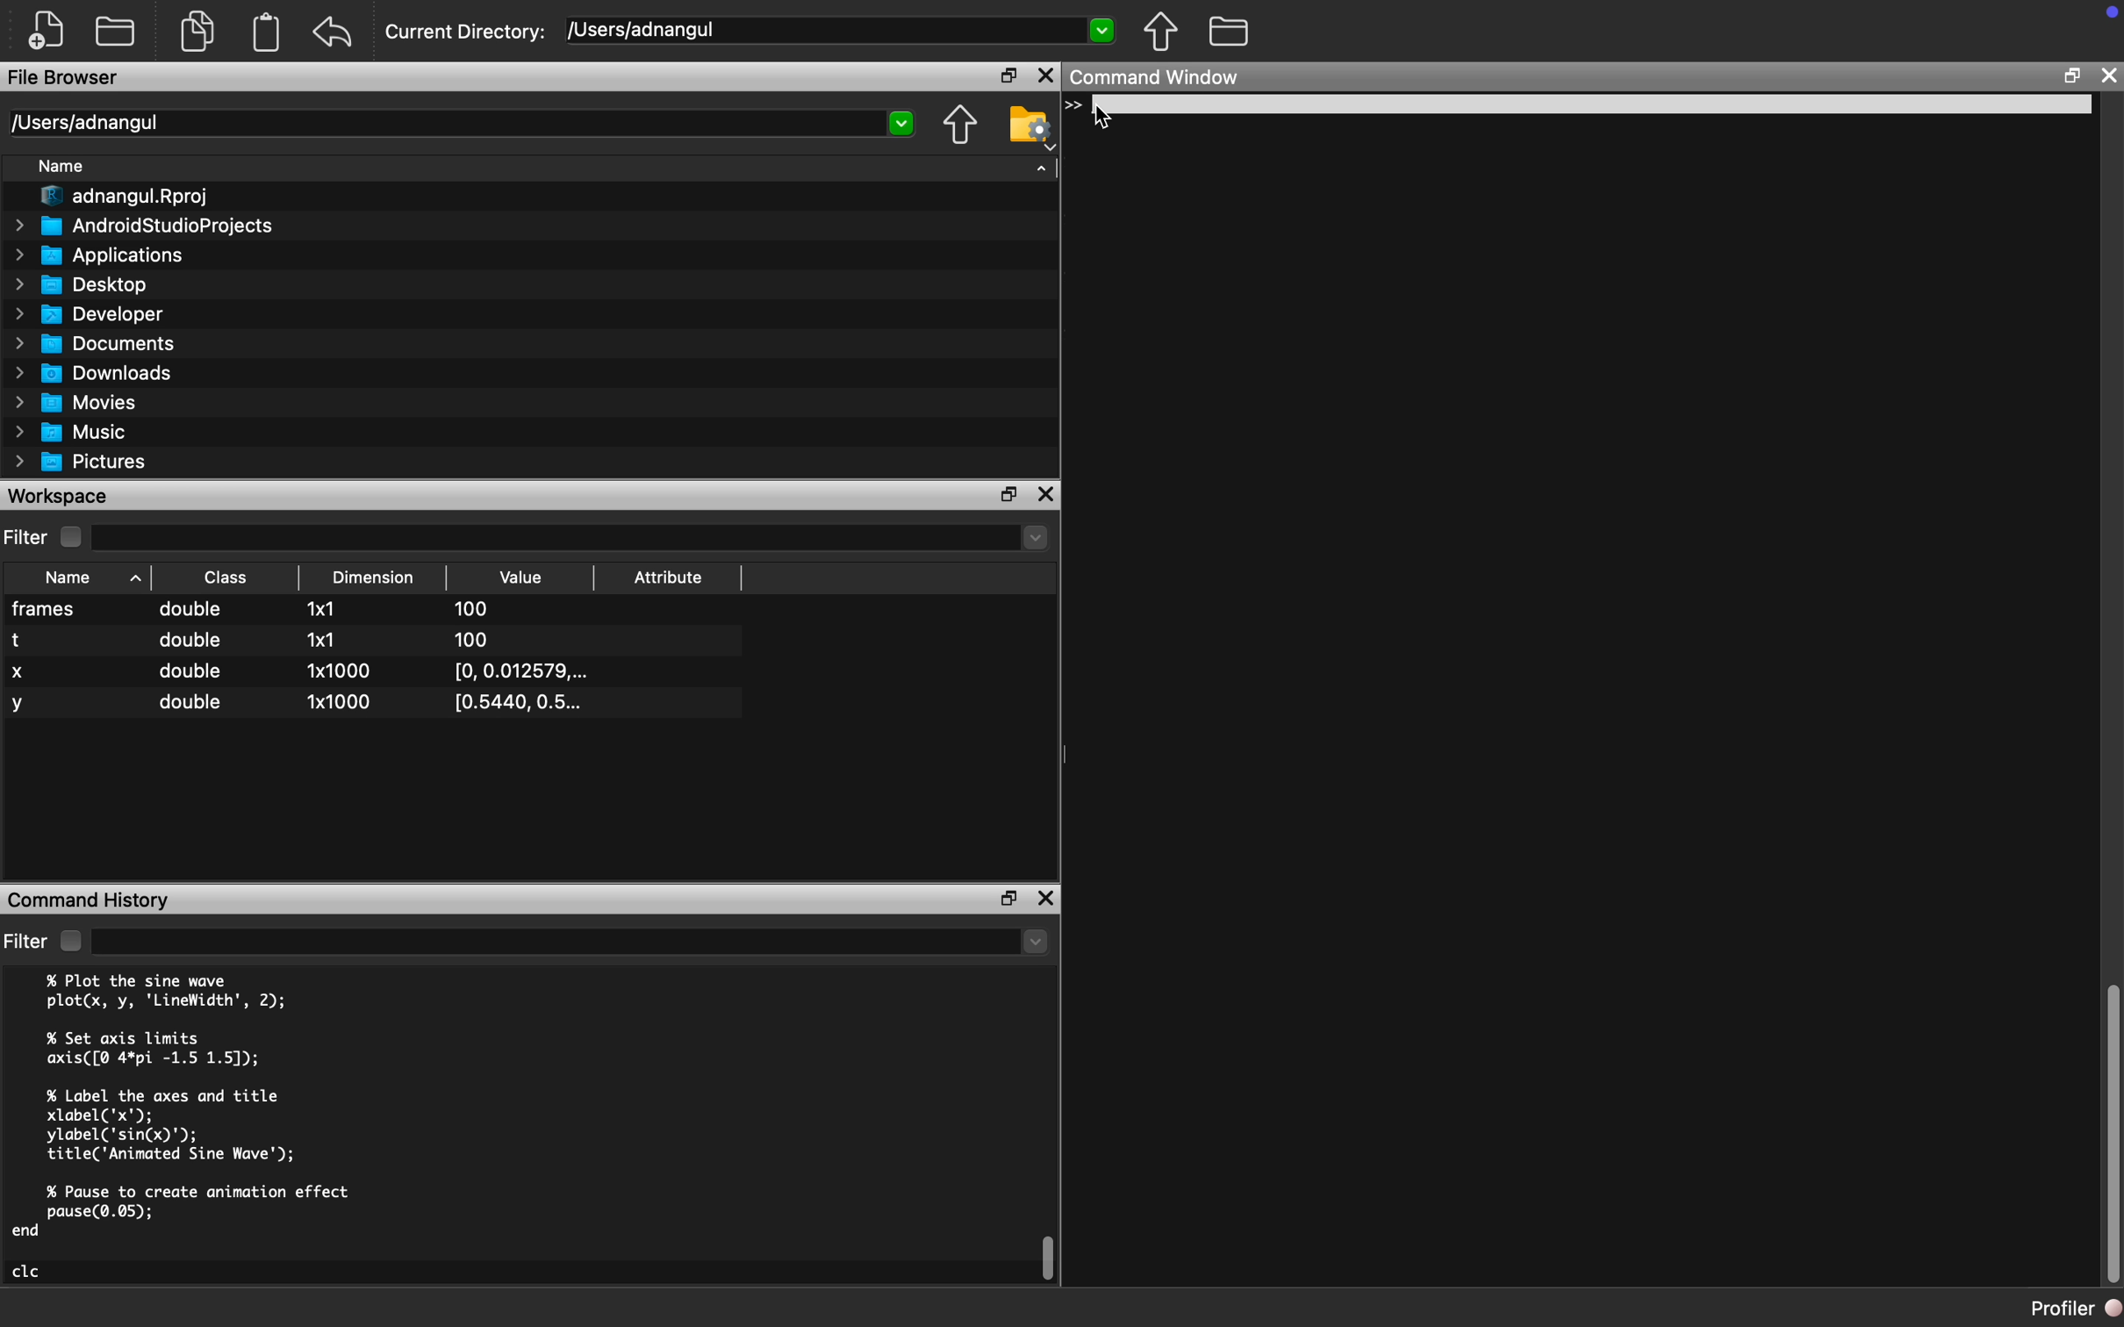  I want to click on Parent Directory, so click(959, 126).